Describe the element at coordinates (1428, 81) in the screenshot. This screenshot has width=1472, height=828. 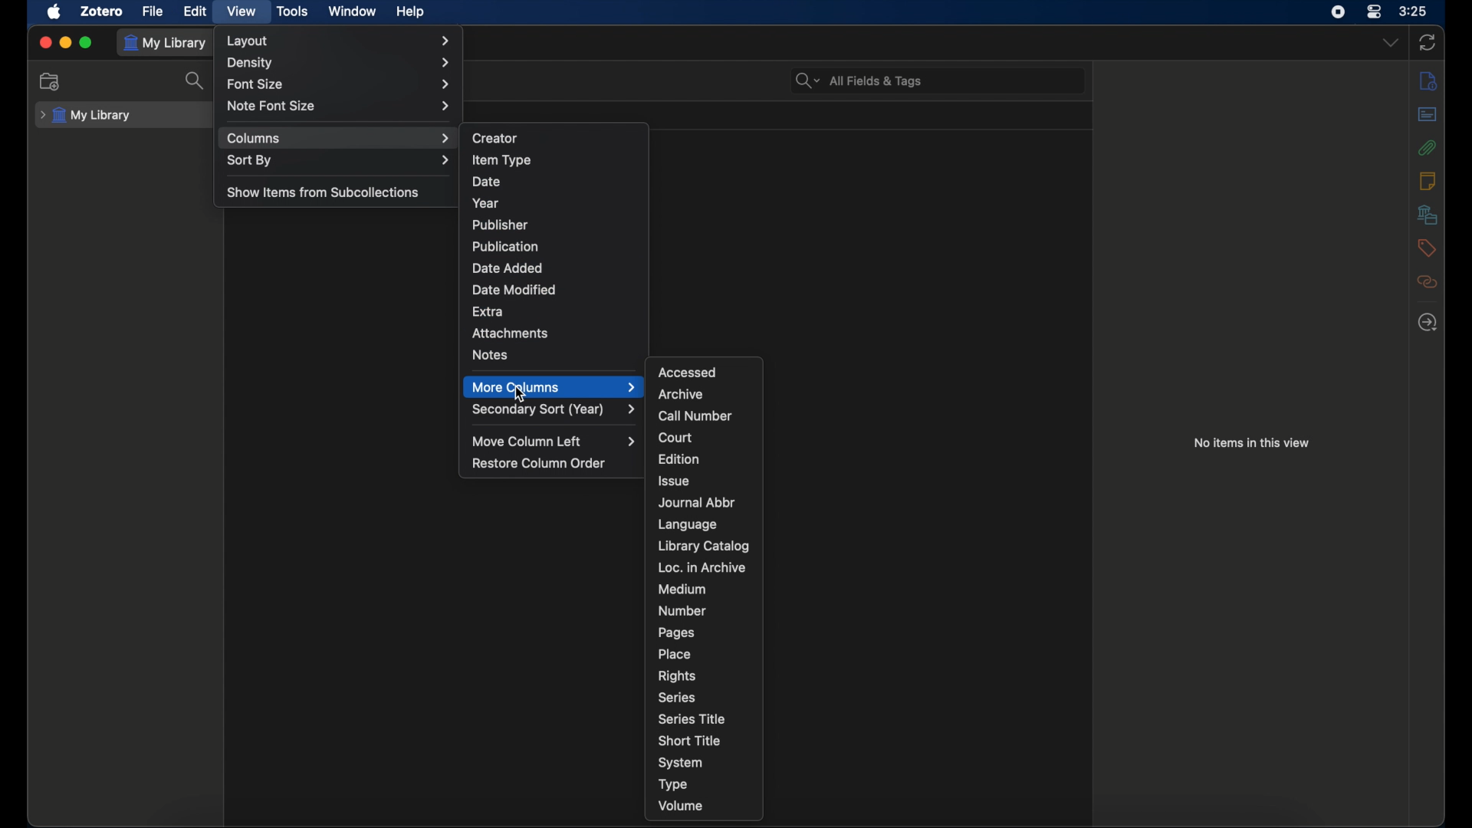
I see `` at that location.